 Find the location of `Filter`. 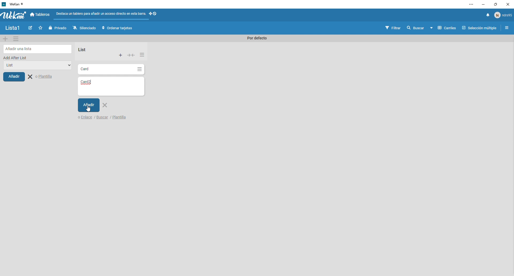

Filter is located at coordinates (393, 28).